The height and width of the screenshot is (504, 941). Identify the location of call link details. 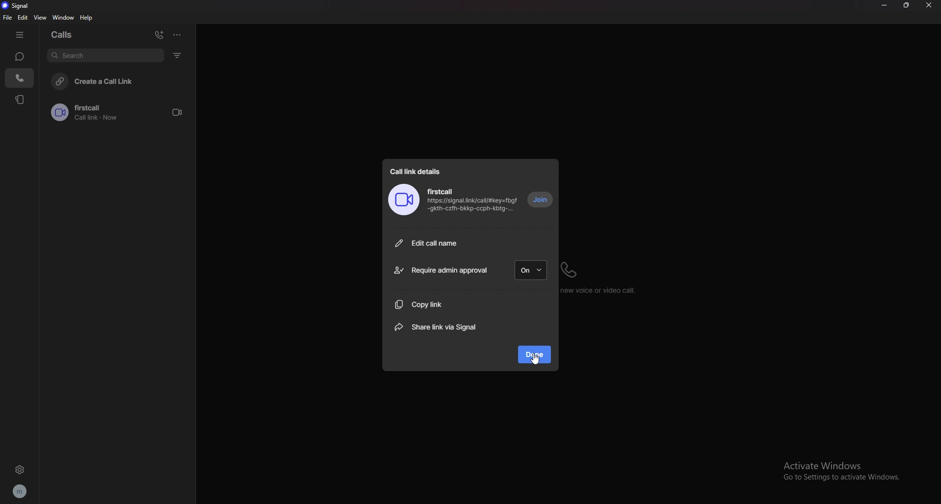
(419, 170).